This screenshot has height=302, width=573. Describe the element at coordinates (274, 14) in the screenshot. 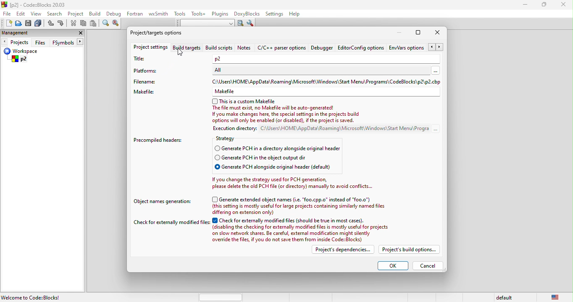

I see `settings` at that location.